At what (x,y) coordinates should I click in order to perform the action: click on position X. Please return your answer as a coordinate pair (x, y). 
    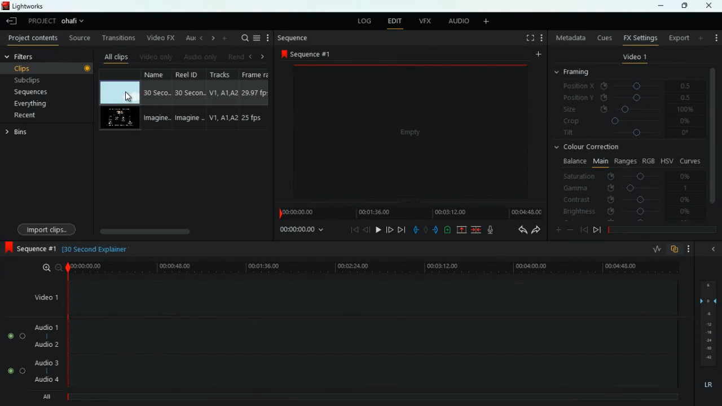
    Looking at the image, I should click on (626, 86).